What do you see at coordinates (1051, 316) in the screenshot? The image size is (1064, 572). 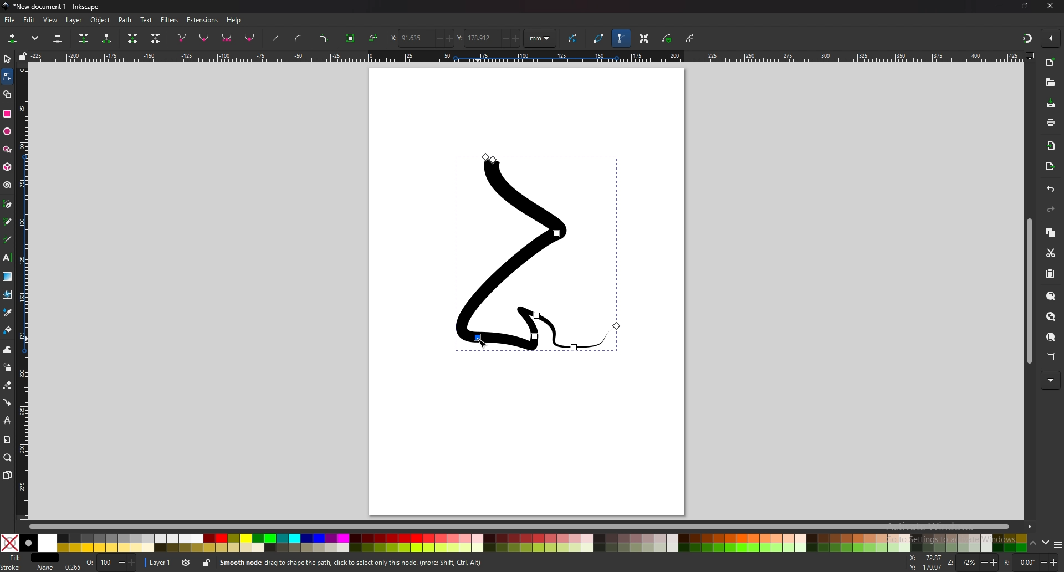 I see `zoom drawing` at bounding box center [1051, 316].